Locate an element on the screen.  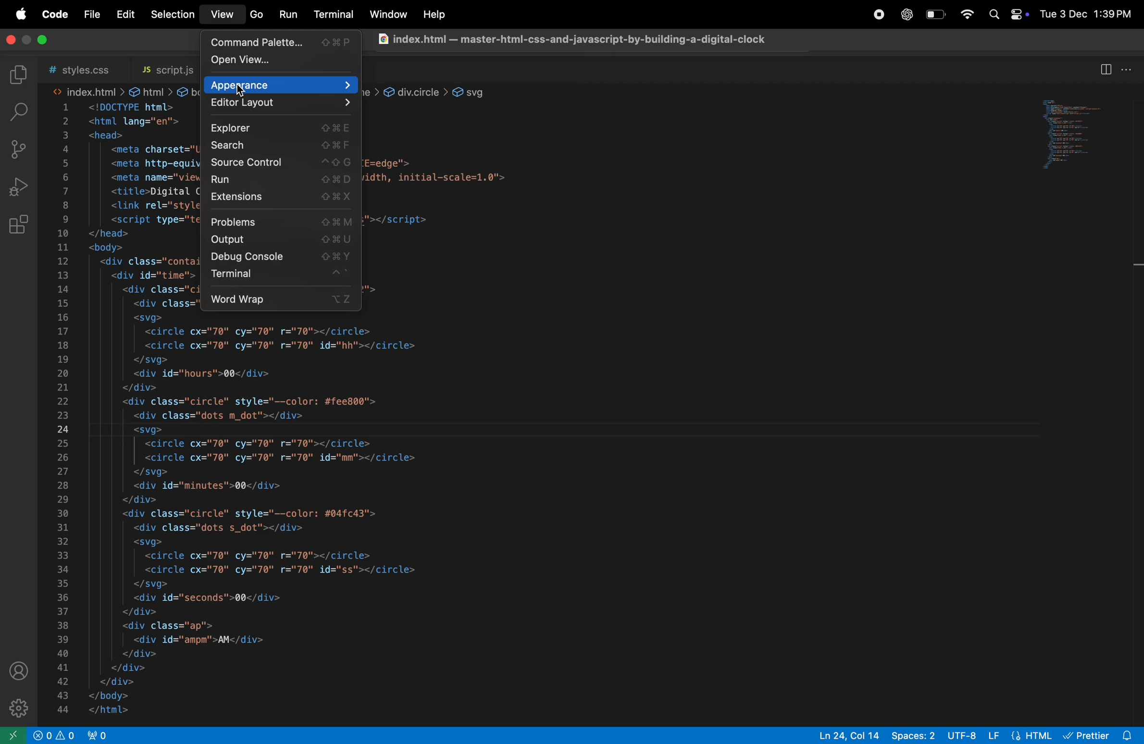
source control is located at coordinates (276, 163).